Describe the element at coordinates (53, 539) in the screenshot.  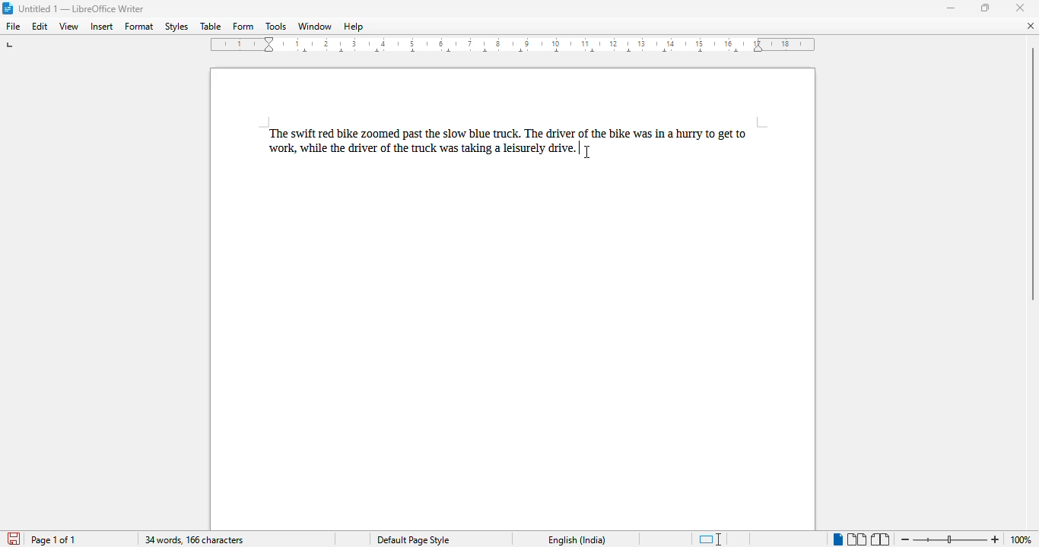
I see `page 1 of 1` at that location.